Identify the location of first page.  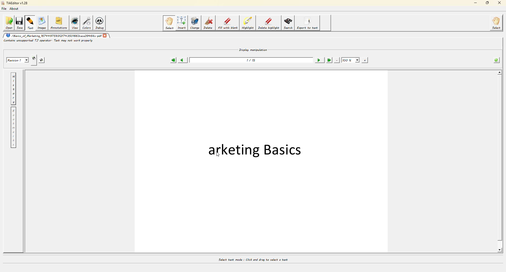
(173, 59).